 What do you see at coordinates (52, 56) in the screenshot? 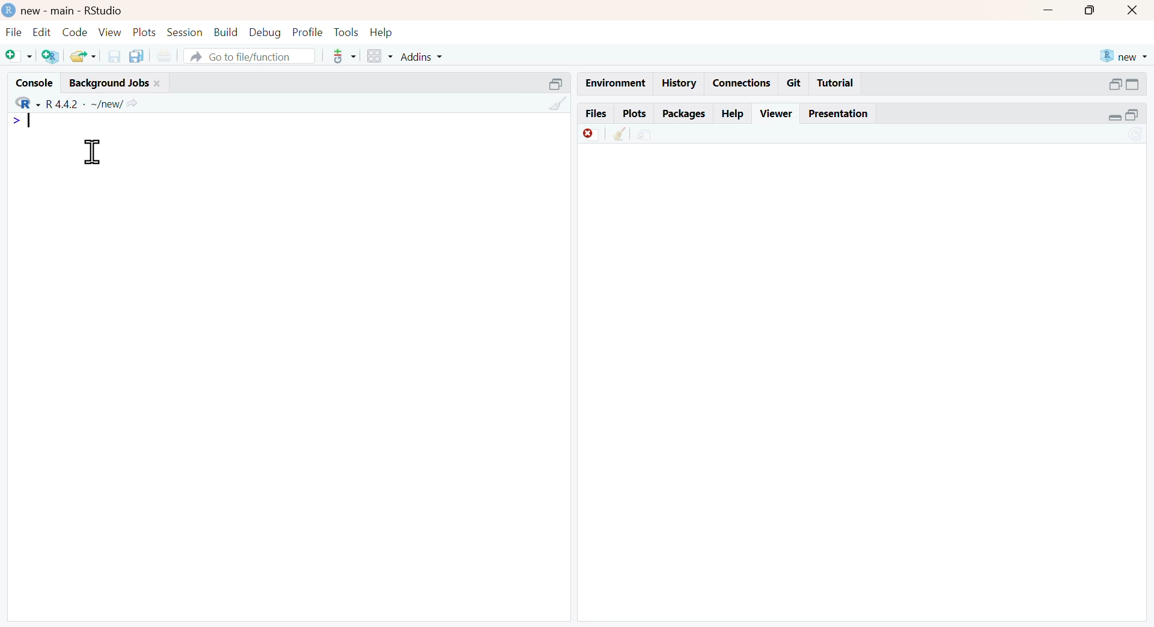
I see `add R file` at bounding box center [52, 56].